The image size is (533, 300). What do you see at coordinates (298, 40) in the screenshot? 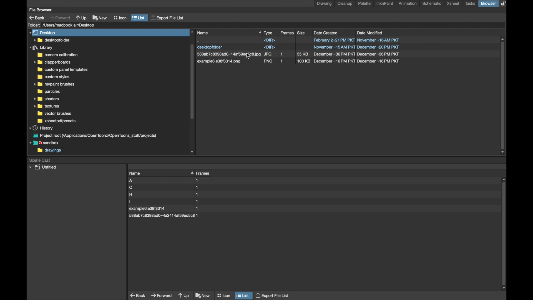
I see `file` at bounding box center [298, 40].